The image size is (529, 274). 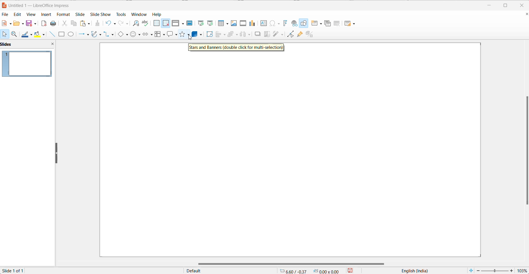 What do you see at coordinates (27, 34) in the screenshot?
I see `line color` at bounding box center [27, 34].